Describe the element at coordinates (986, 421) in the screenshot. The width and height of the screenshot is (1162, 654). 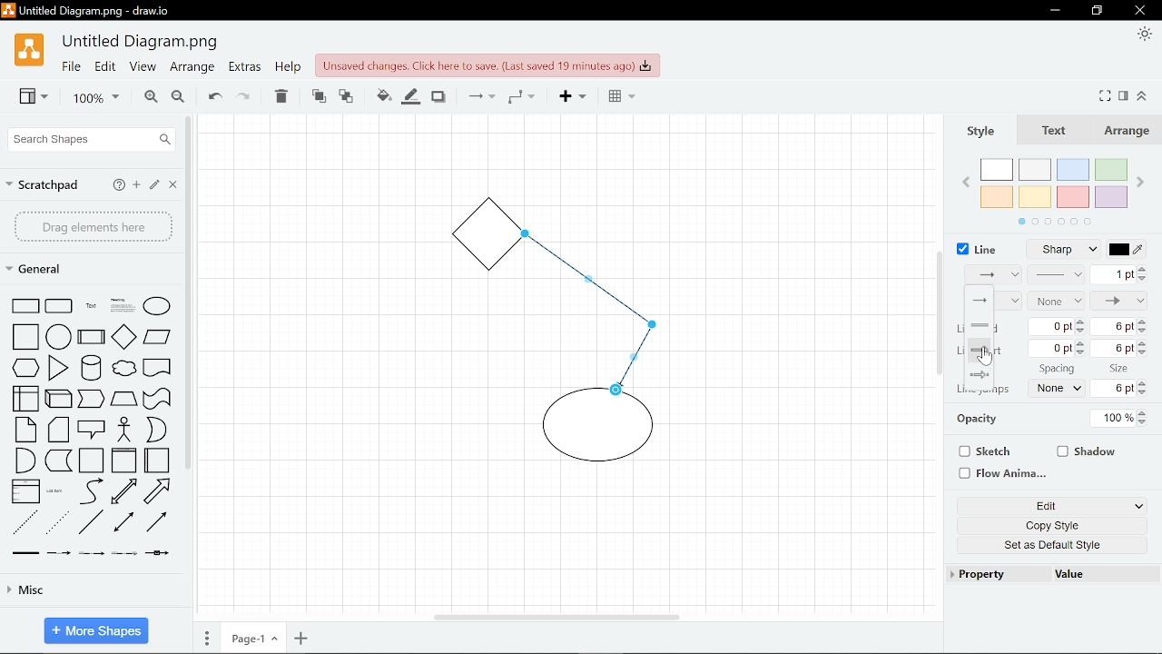
I see `opacity` at that location.